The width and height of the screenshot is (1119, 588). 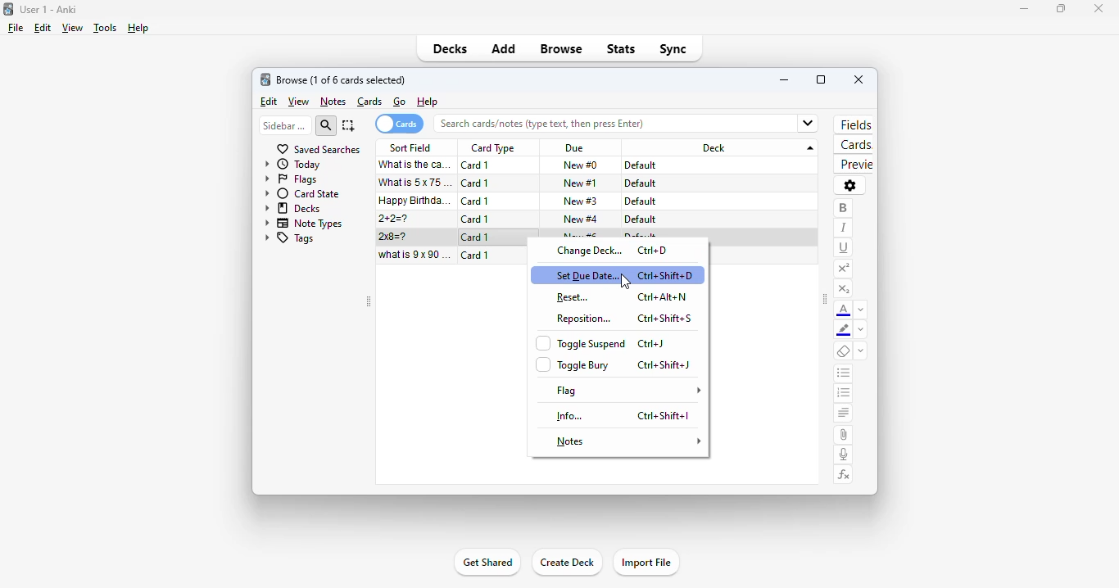 I want to click on unordered list, so click(x=844, y=374).